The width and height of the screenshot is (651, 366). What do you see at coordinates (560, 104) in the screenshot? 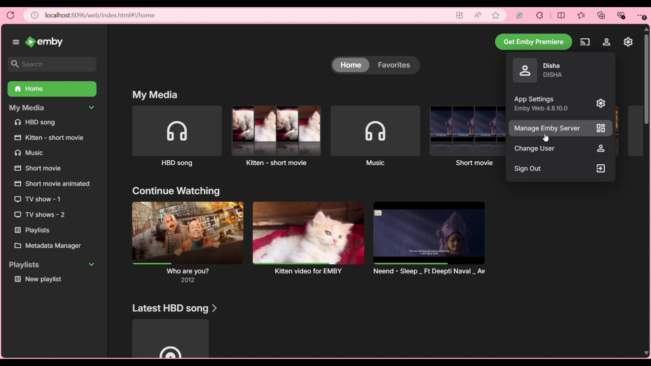
I see `App settings with details of software name and version` at bounding box center [560, 104].